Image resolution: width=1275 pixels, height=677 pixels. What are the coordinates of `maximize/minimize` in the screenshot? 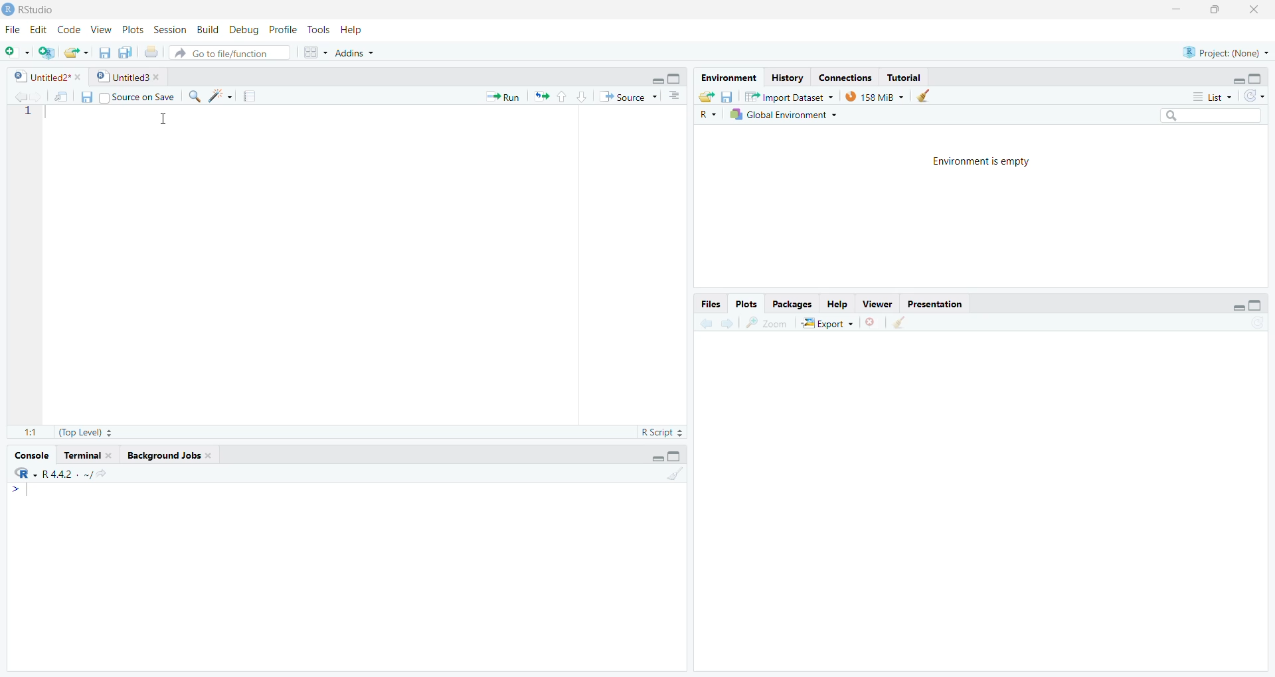 It's located at (673, 453).